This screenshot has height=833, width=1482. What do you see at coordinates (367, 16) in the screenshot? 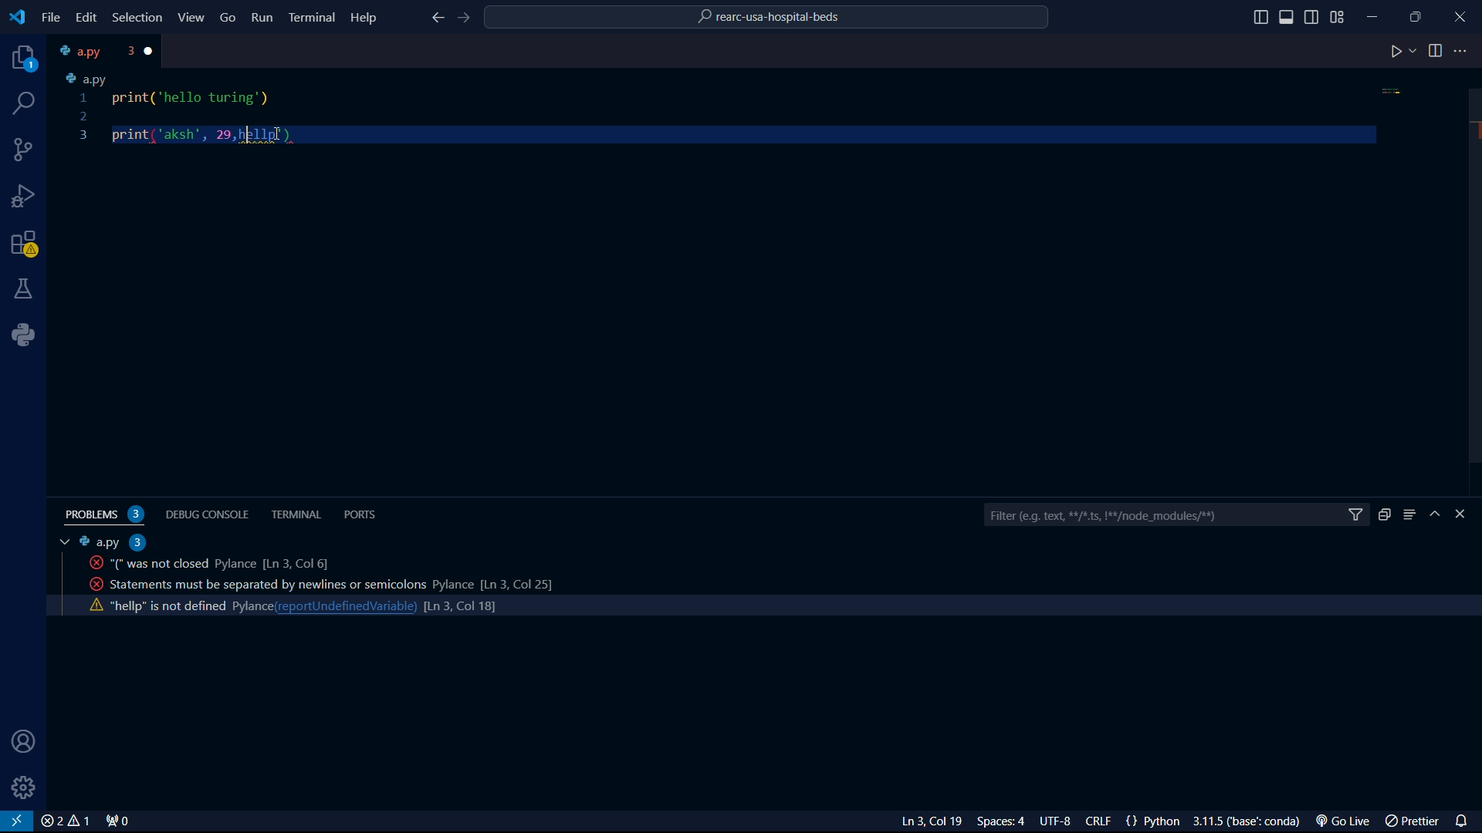
I see `Help` at bounding box center [367, 16].